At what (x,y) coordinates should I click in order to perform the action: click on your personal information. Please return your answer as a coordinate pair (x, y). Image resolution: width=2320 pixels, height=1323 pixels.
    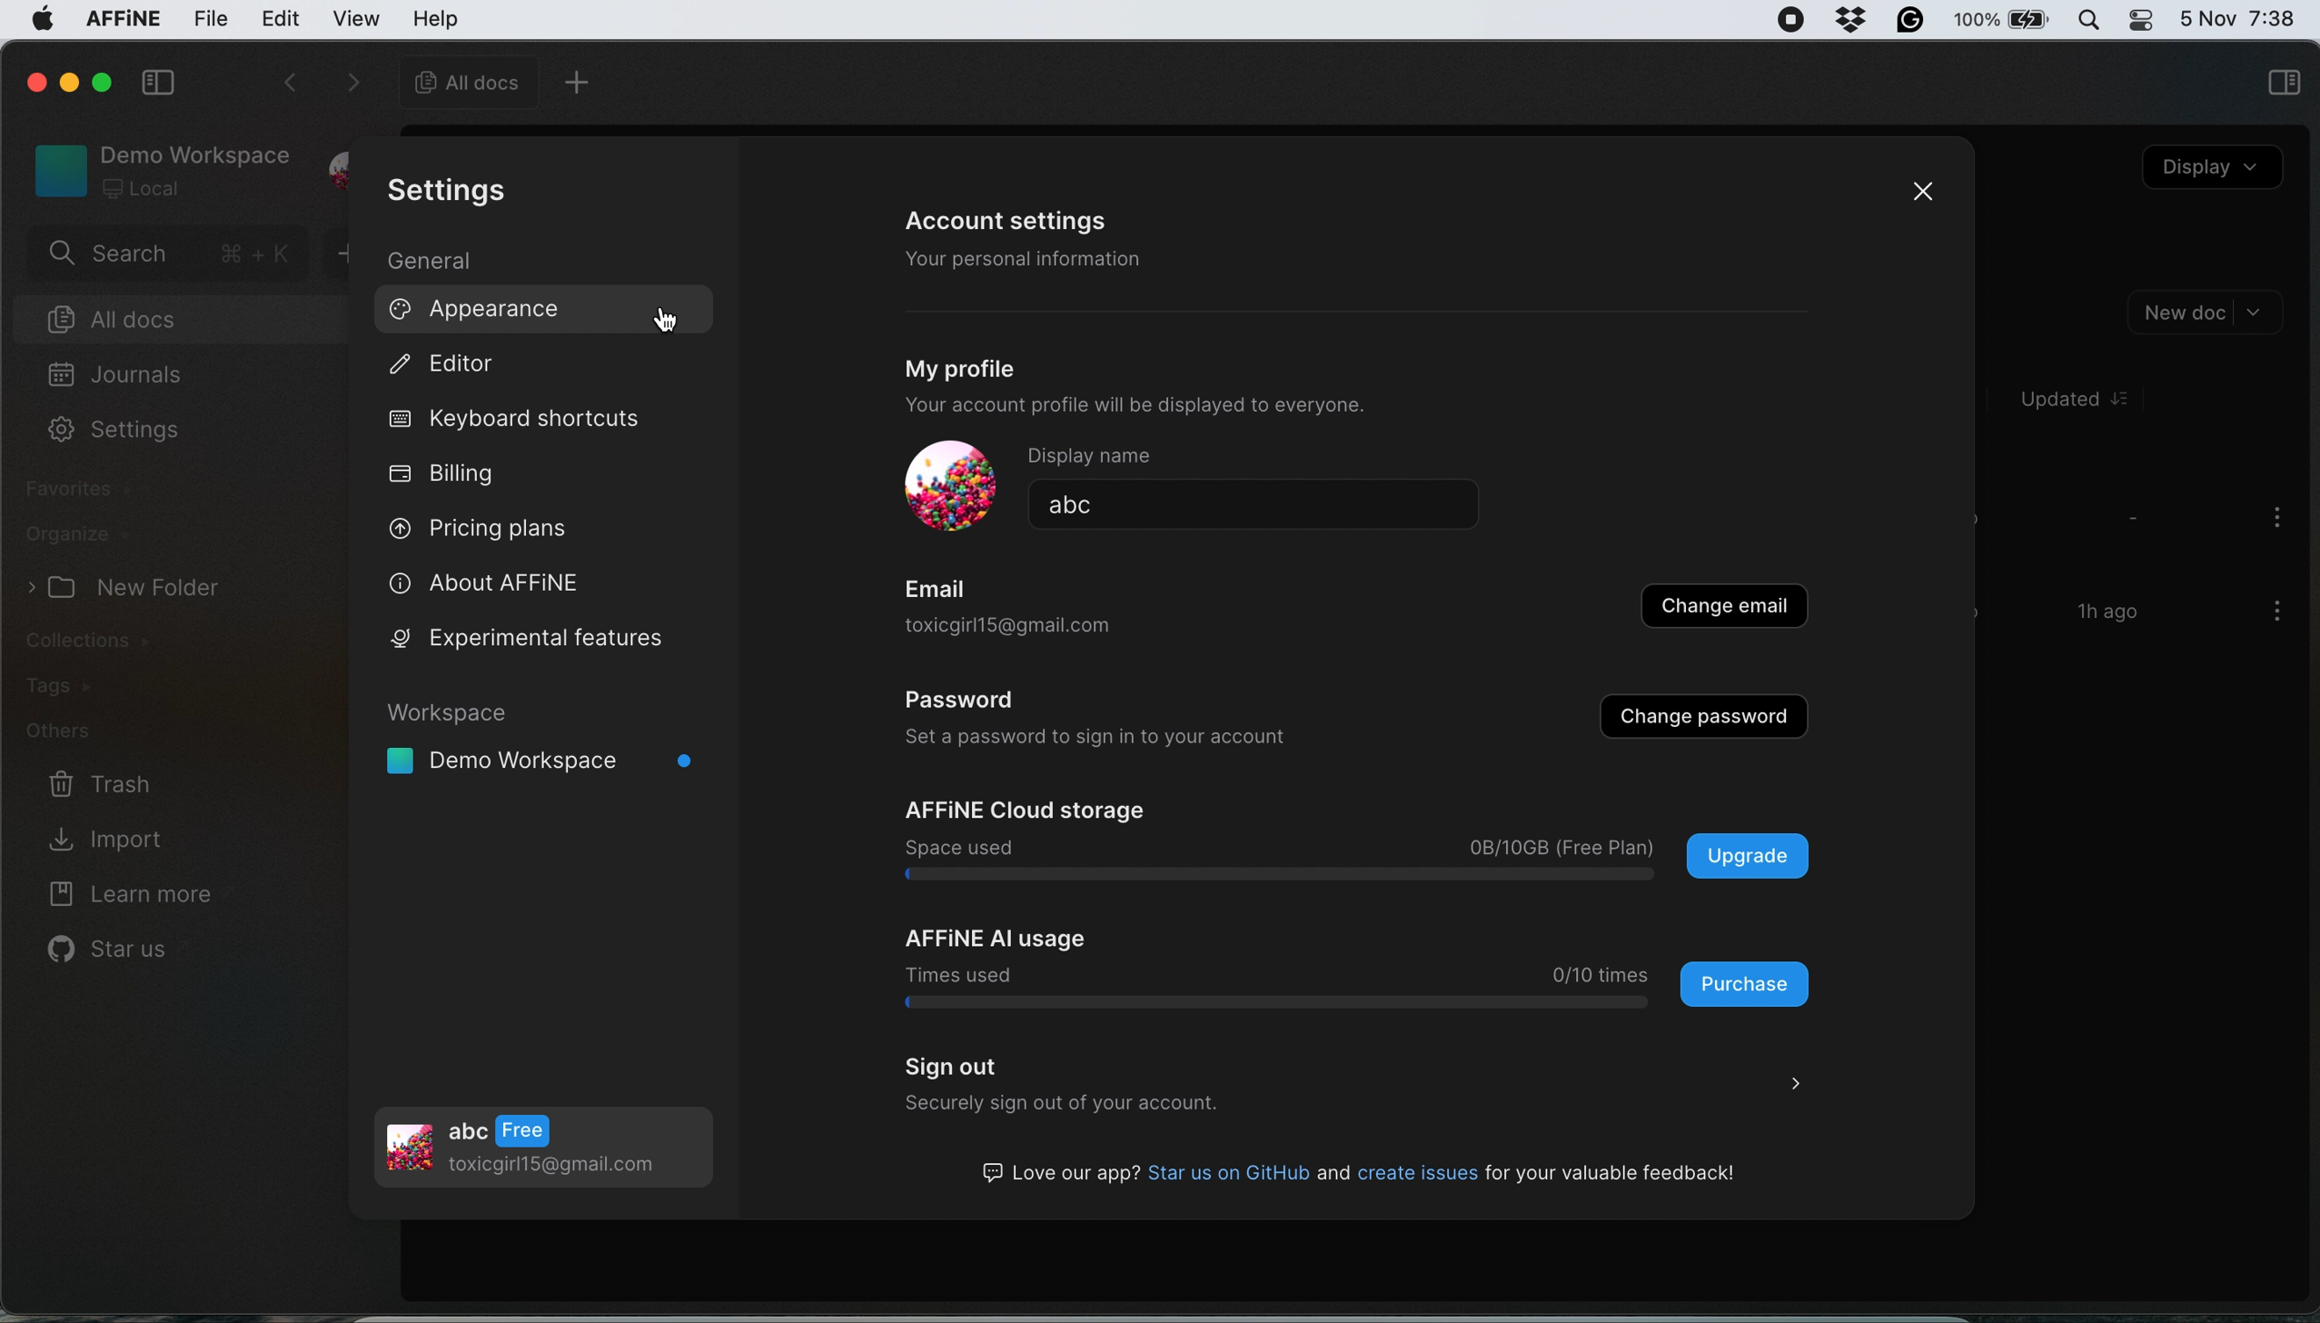
    Looking at the image, I should click on (1036, 259).